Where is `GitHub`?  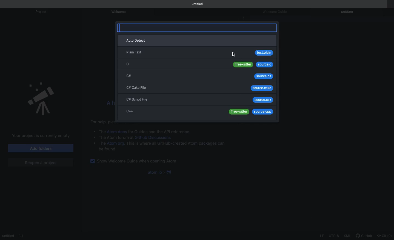
GitHub is located at coordinates (364, 235).